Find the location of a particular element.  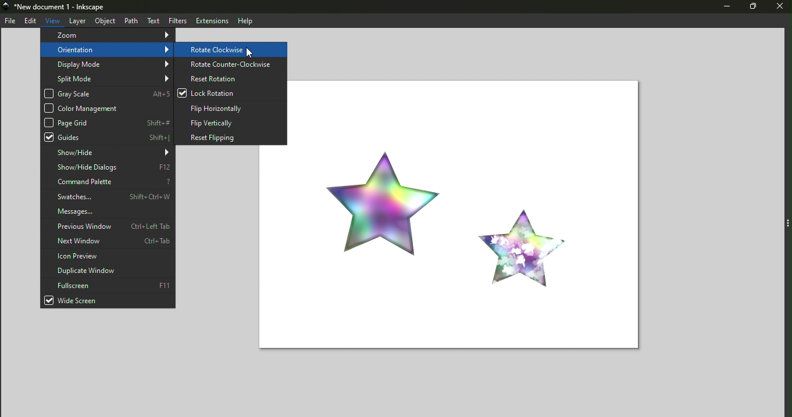

Path is located at coordinates (130, 20).